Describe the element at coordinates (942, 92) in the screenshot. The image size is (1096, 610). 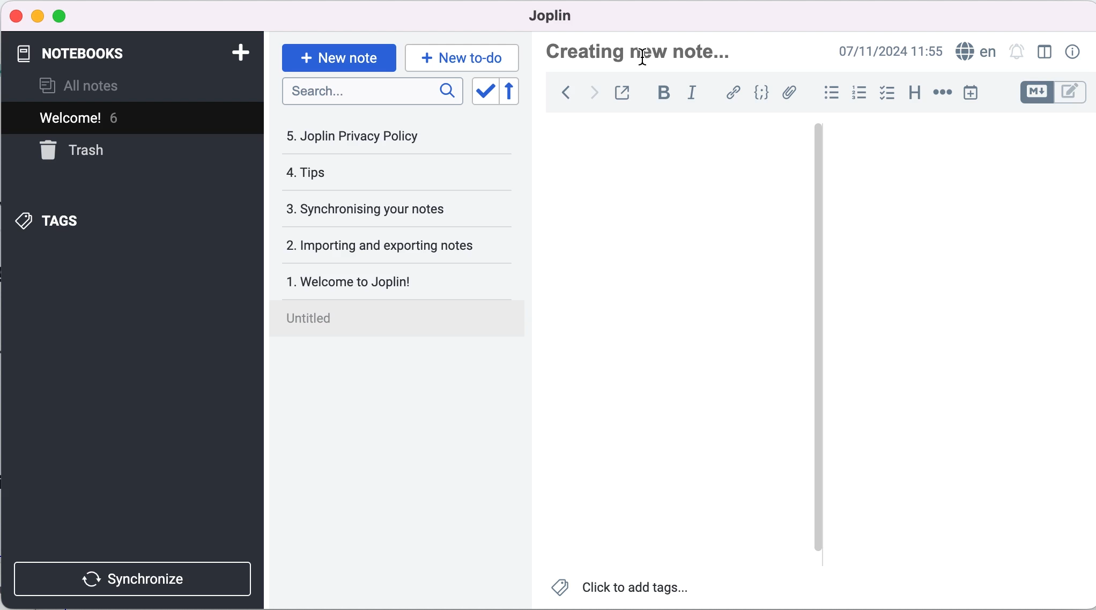
I see `horizontal rule` at that location.